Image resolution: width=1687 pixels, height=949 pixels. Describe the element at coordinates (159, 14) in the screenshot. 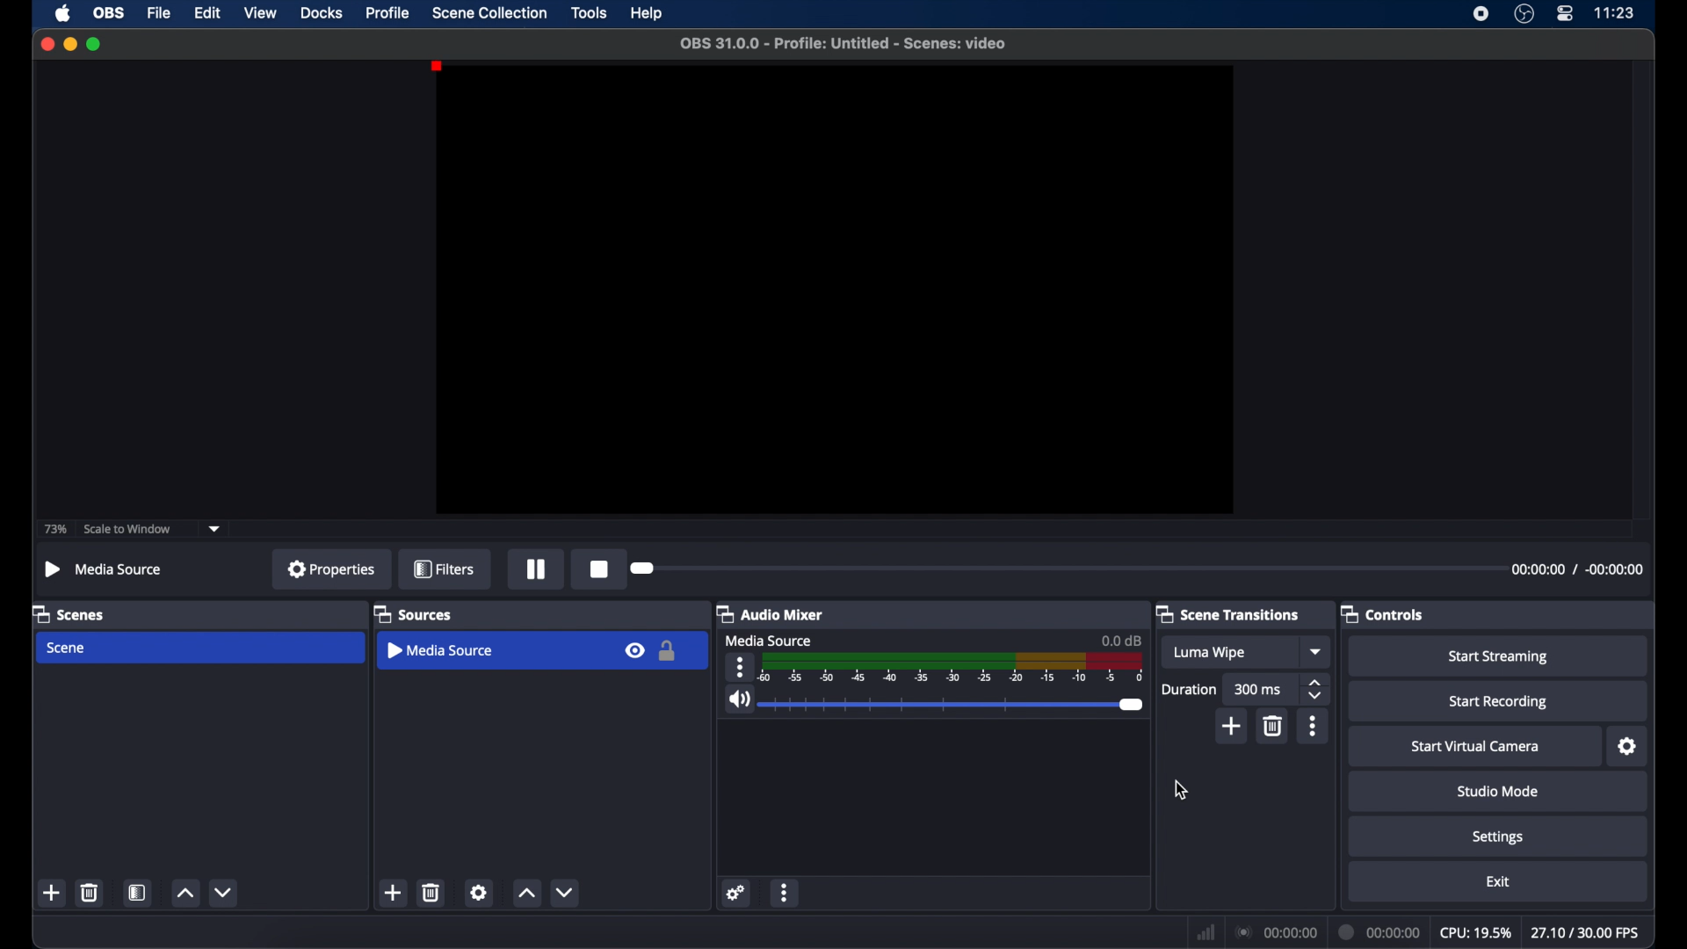

I see `file` at that location.